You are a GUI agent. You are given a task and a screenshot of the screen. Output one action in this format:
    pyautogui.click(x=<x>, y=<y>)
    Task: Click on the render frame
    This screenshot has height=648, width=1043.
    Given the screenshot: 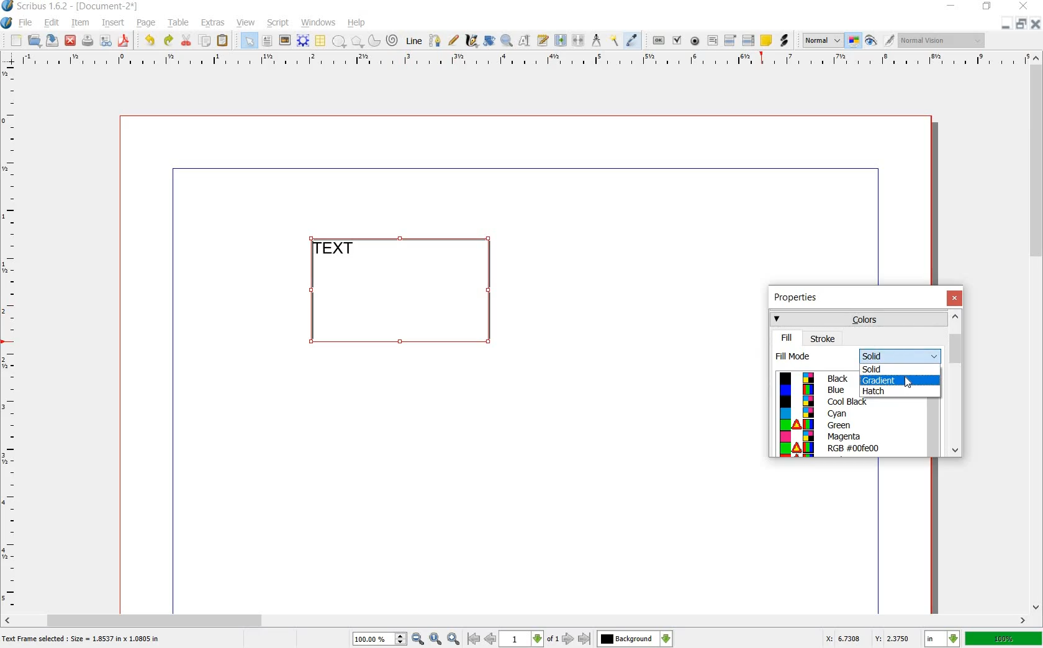 What is the action you would take?
    pyautogui.click(x=303, y=41)
    